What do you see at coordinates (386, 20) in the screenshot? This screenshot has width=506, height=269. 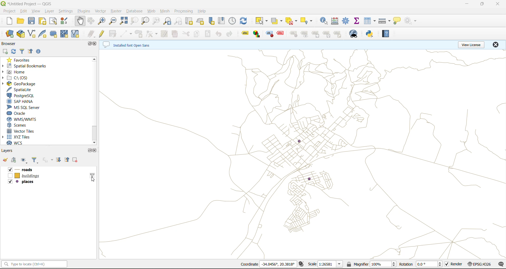 I see `measure line` at bounding box center [386, 20].